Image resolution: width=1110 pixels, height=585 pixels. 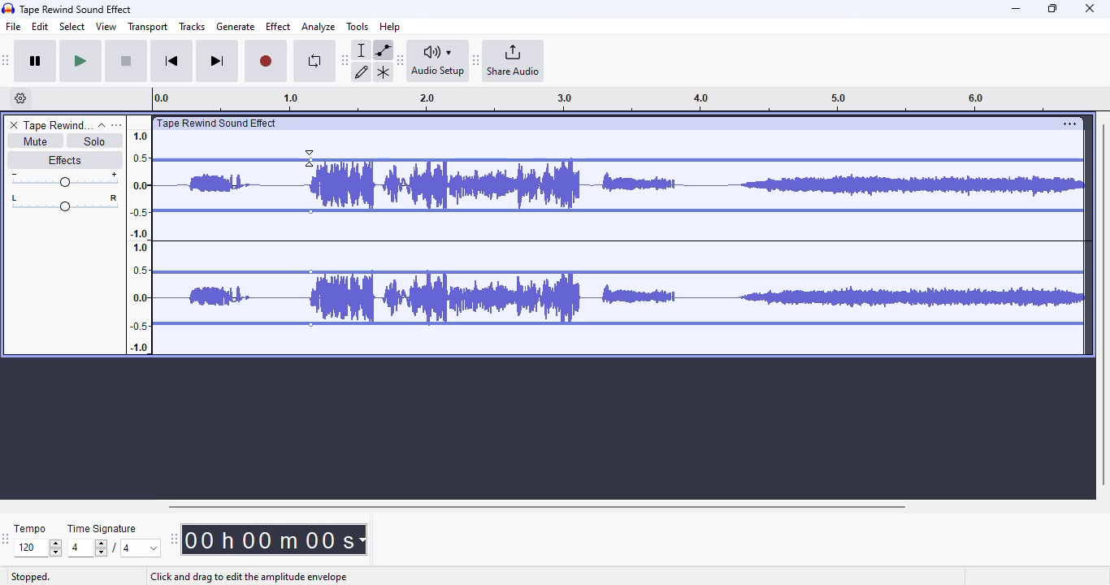 I want to click on Move audacity share audio toolbar, so click(x=476, y=61).